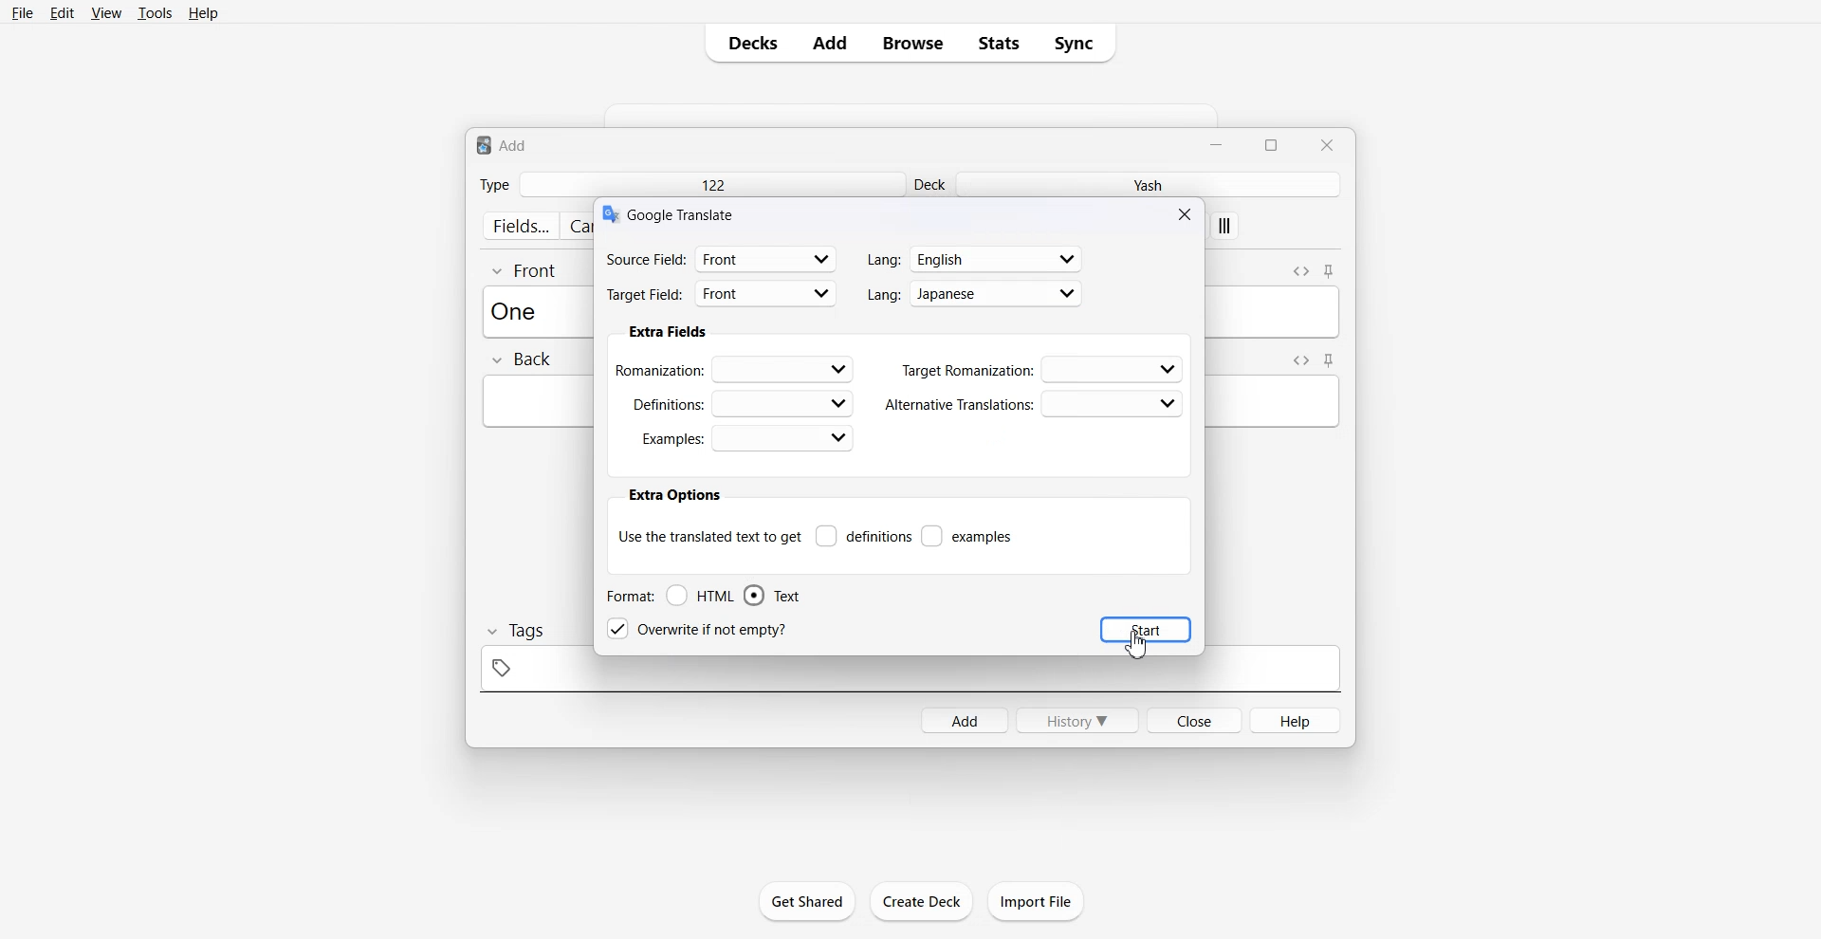  What do you see at coordinates (1146, 629) in the screenshot?
I see `Start` at bounding box center [1146, 629].